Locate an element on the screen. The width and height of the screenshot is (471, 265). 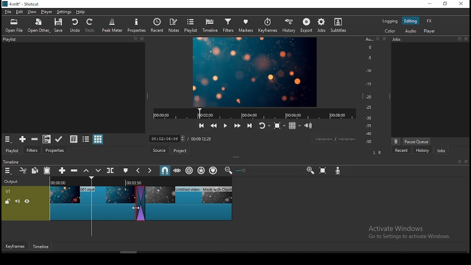
pause queue is located at coordinates (417, 142).